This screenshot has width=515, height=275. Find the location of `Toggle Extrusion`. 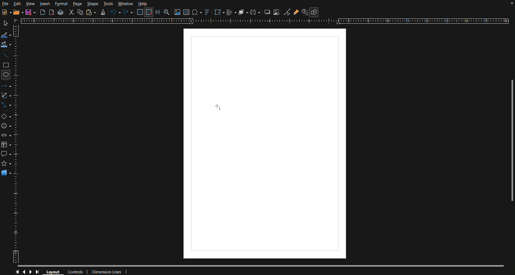

Toggle Extrusion is located at coordinates (305, 12).